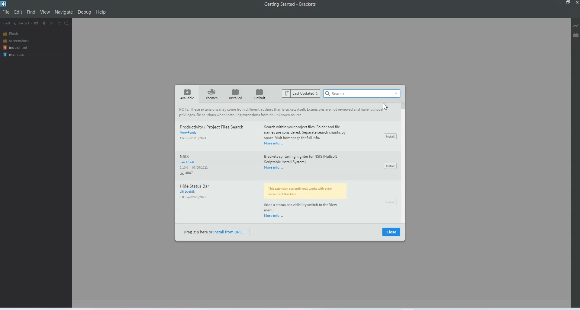 This screenshot has height=310, width=580. Describe the element at coordinates (64, 12) in the screenshot. I see `Navigate` at that location.